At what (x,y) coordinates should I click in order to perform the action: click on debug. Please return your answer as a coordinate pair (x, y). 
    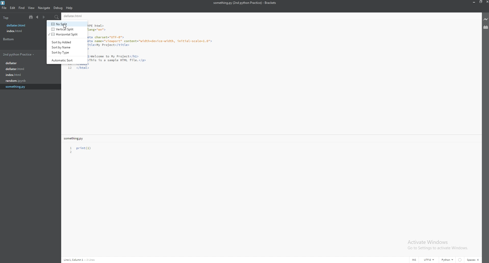
    Looking at the image, I should click on (58, 8).